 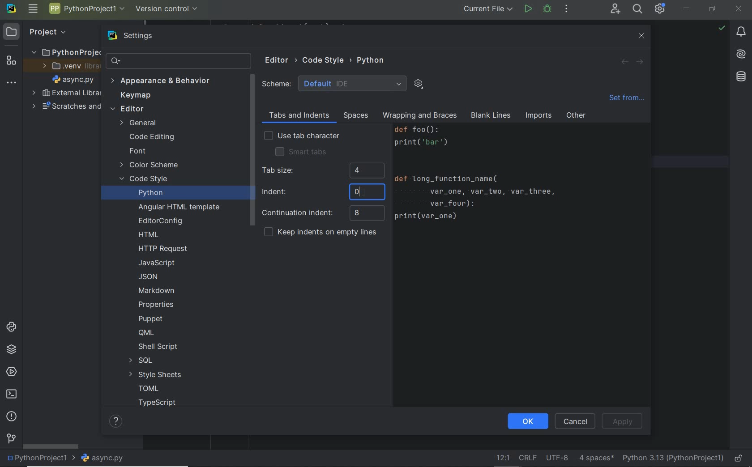 I want to click on Editoronfig, so click(x=158, y=221).